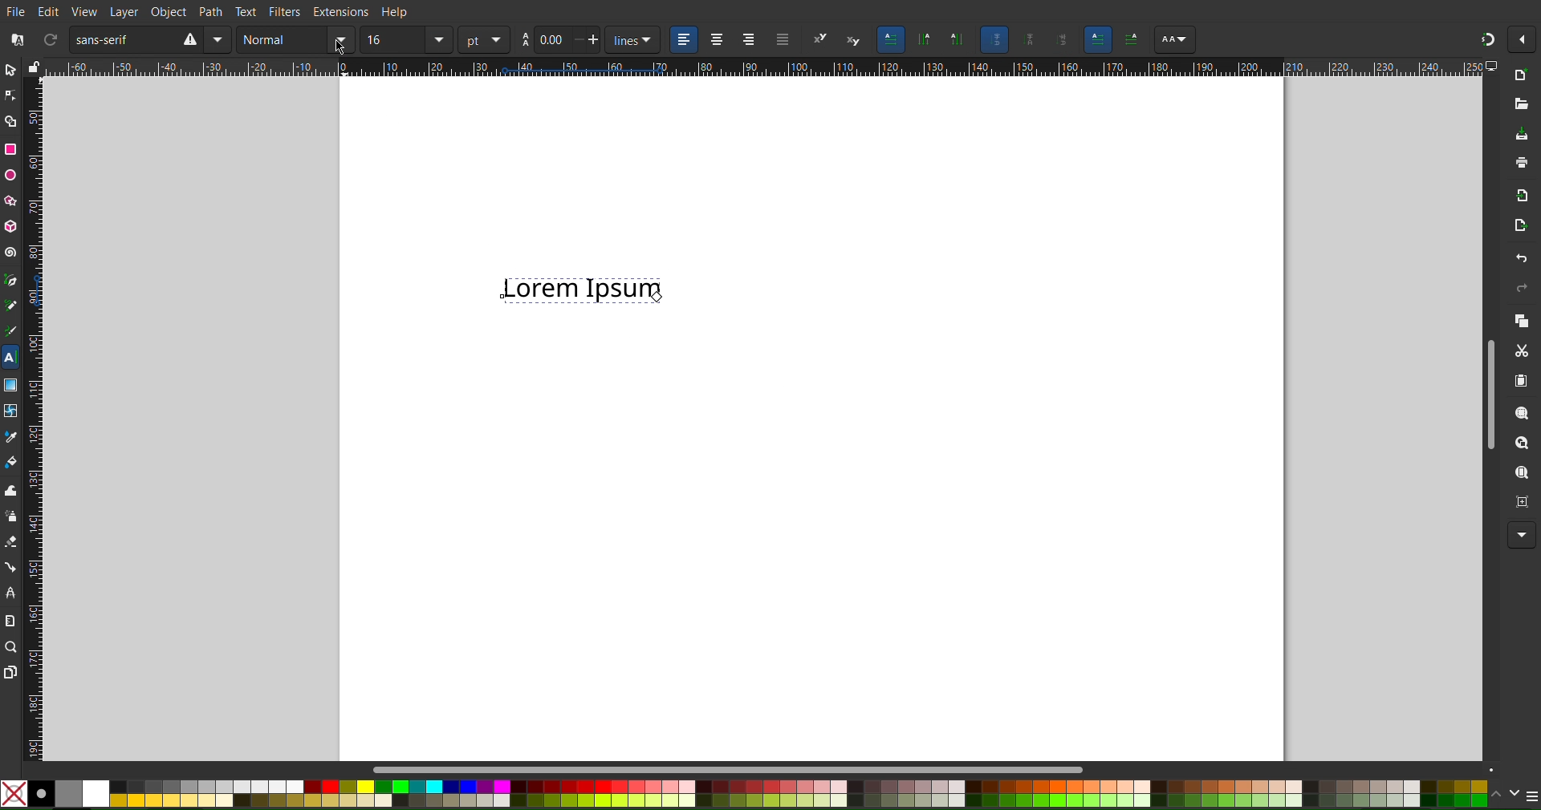 The width and height of the screenshot is (1541, 810). Describe the element at coordinates (1034, 42) in the screenshot. I see `Upright glyph orientation` at that location.